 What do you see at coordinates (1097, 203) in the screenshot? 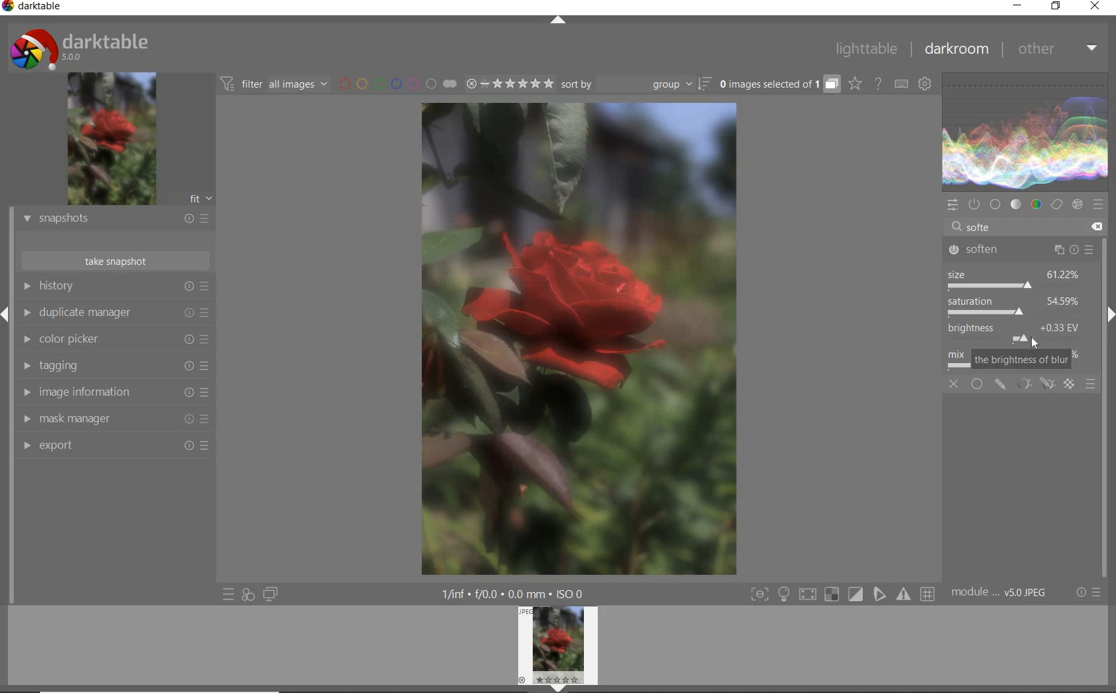
I see `presets` at bounding box center [1097, 203].